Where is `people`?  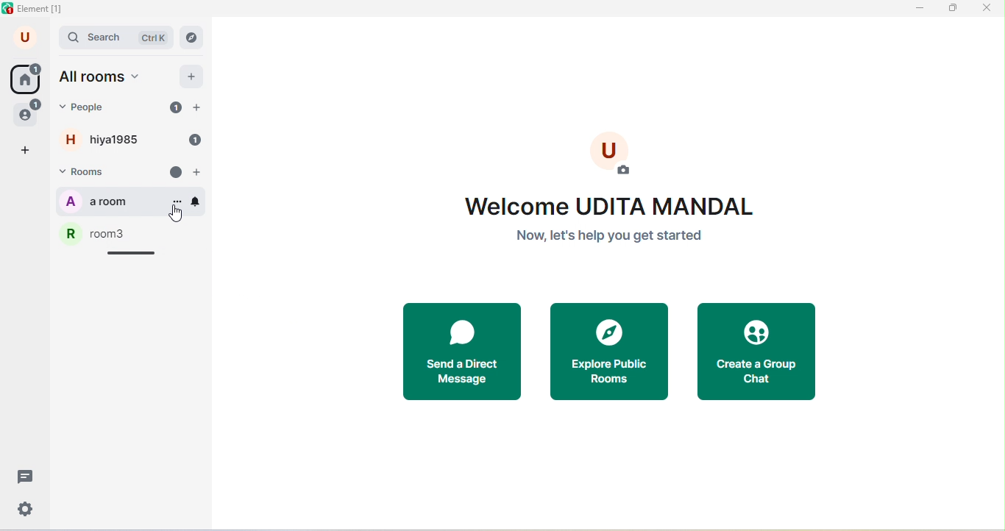 people is located at coordinates (88, 107).